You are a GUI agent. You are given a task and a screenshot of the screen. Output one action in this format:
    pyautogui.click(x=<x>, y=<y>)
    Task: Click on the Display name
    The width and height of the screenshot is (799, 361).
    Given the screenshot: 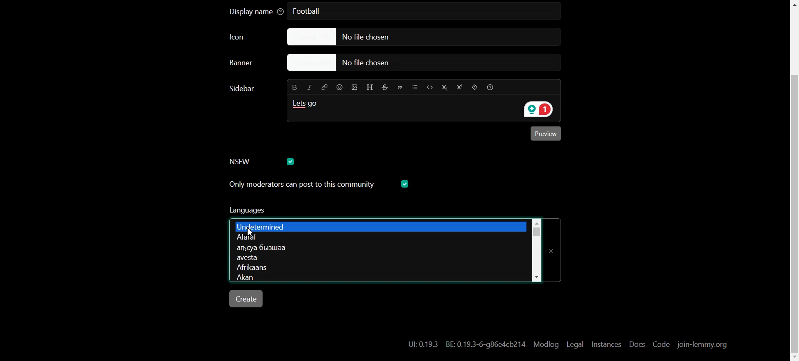 What is the action you would take?
    pyautogui.click(x=256, y=12)
    